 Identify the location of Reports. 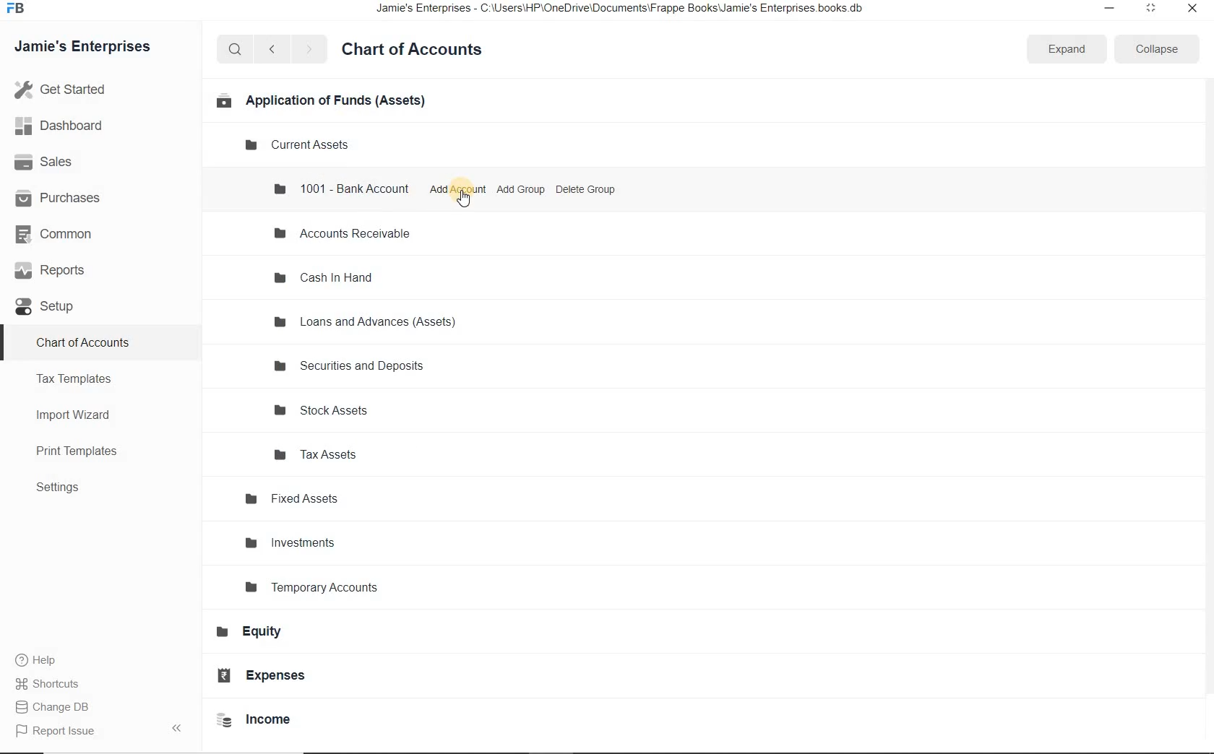
(64, 272).